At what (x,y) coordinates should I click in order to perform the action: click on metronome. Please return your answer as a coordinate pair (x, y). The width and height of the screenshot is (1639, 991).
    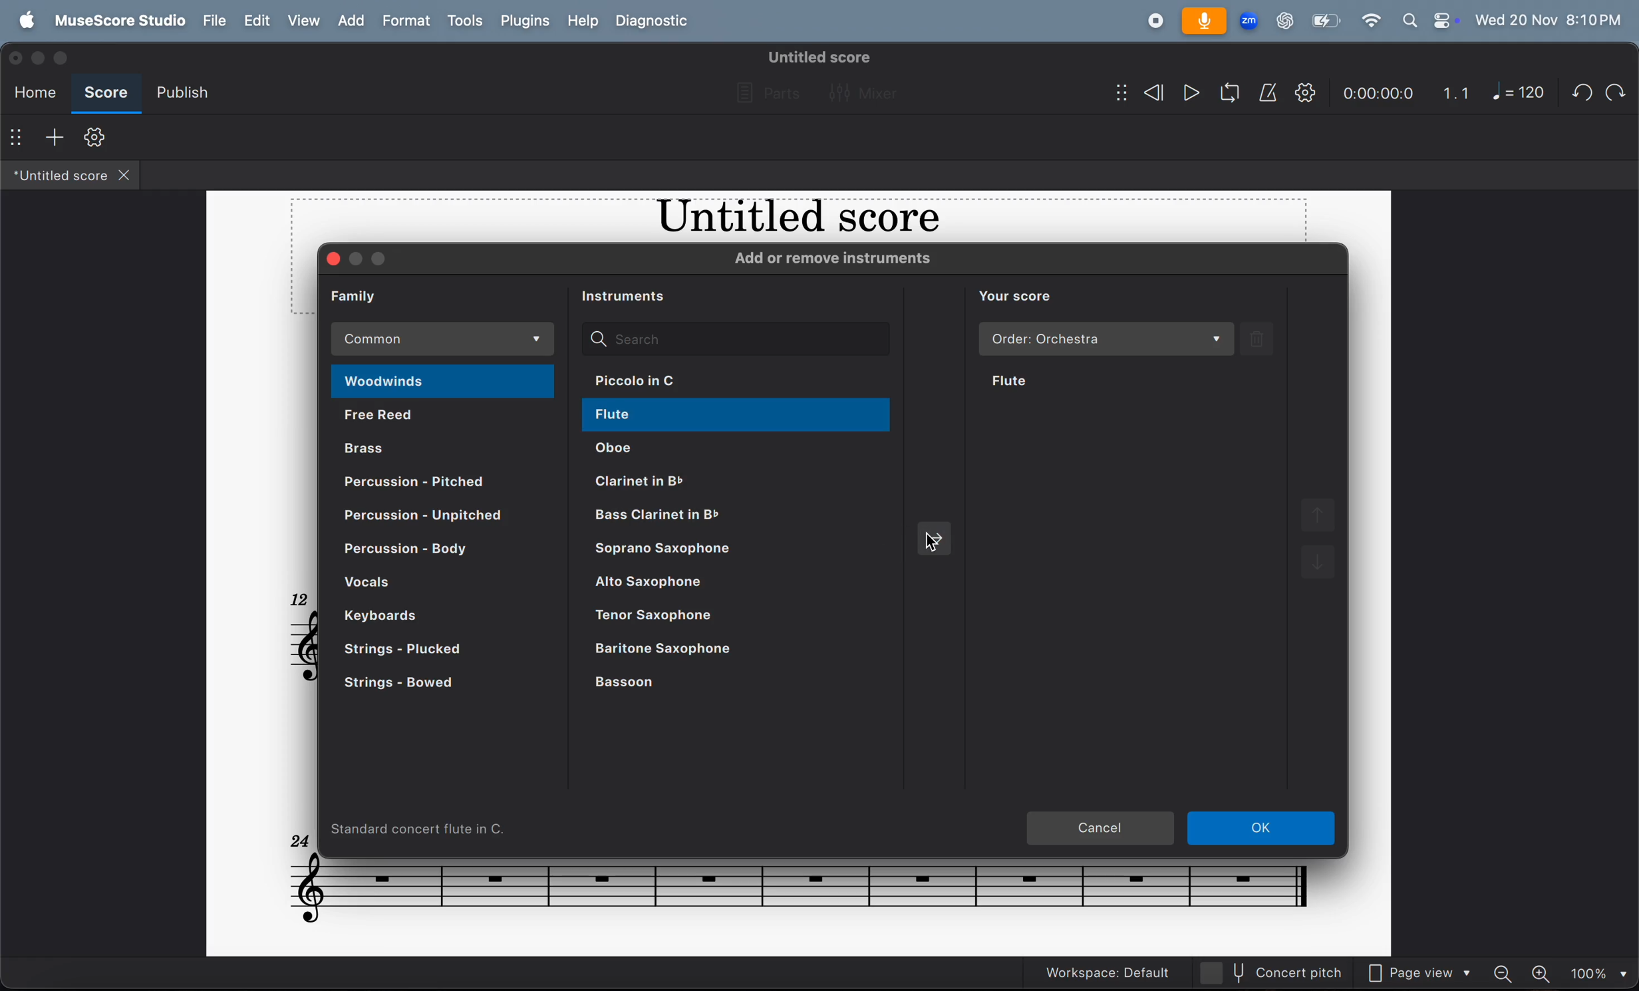
    Looking at the image, I should click on (1268, 93).